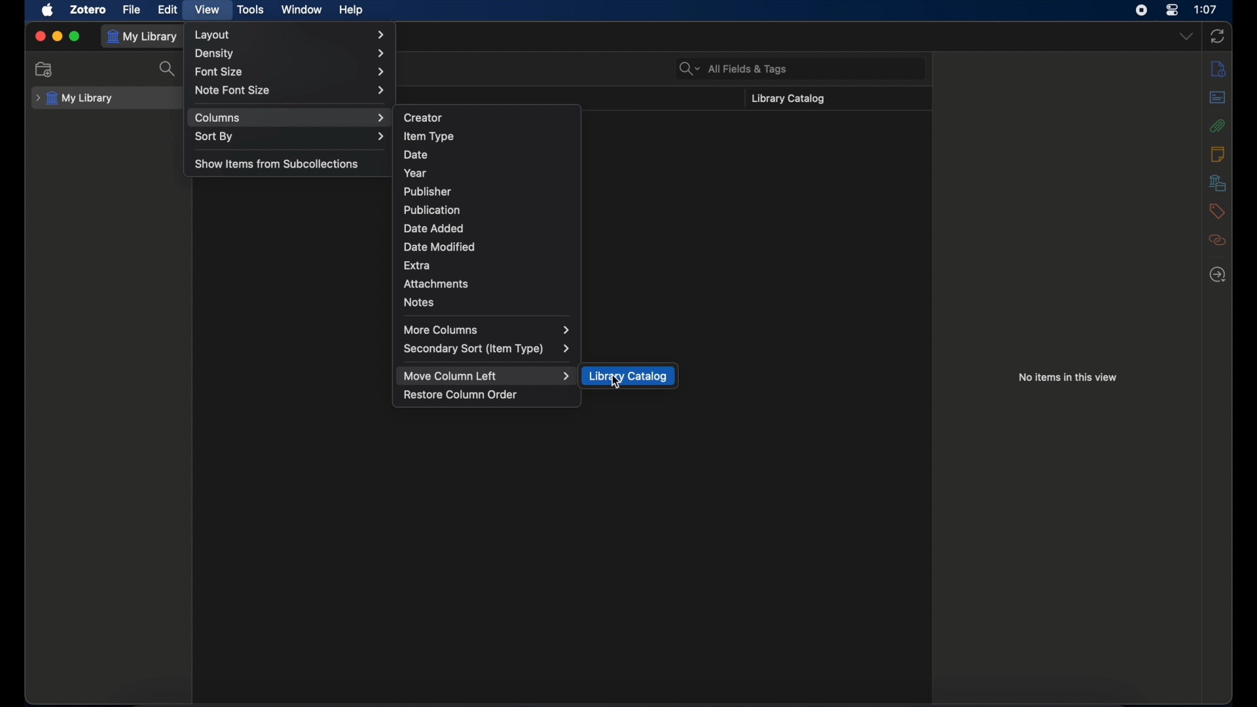  I want to click on zotero, so click(88, 10).